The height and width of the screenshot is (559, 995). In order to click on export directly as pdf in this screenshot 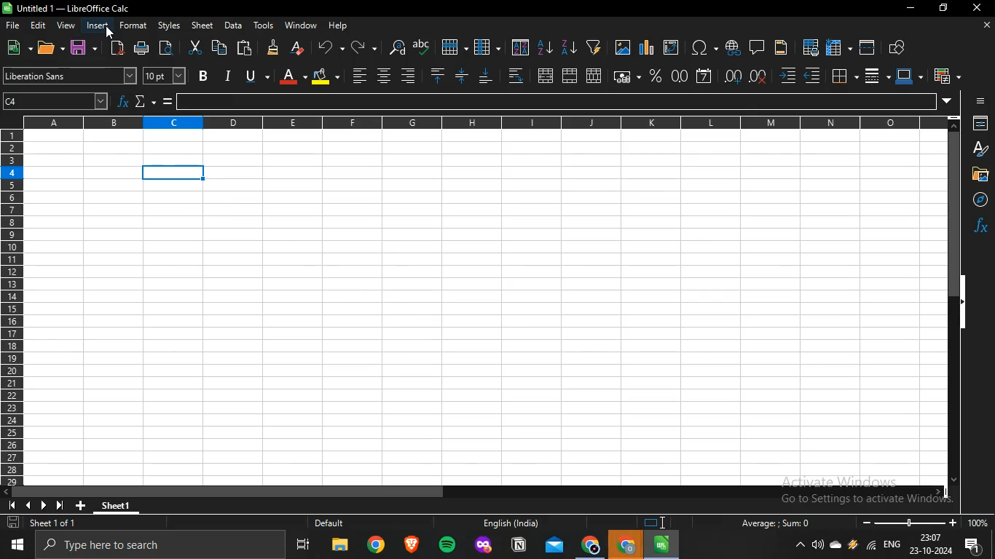, I will do `click(115, 47)`.